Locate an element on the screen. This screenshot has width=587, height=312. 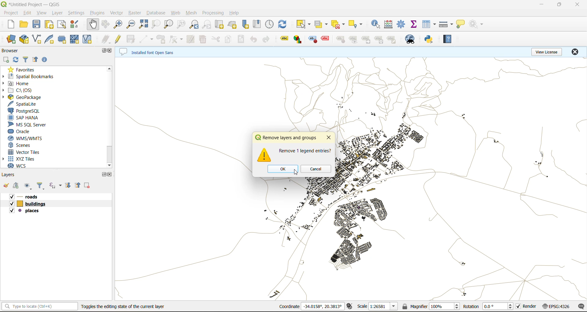
spatialite is located at coordinates (26, 104).